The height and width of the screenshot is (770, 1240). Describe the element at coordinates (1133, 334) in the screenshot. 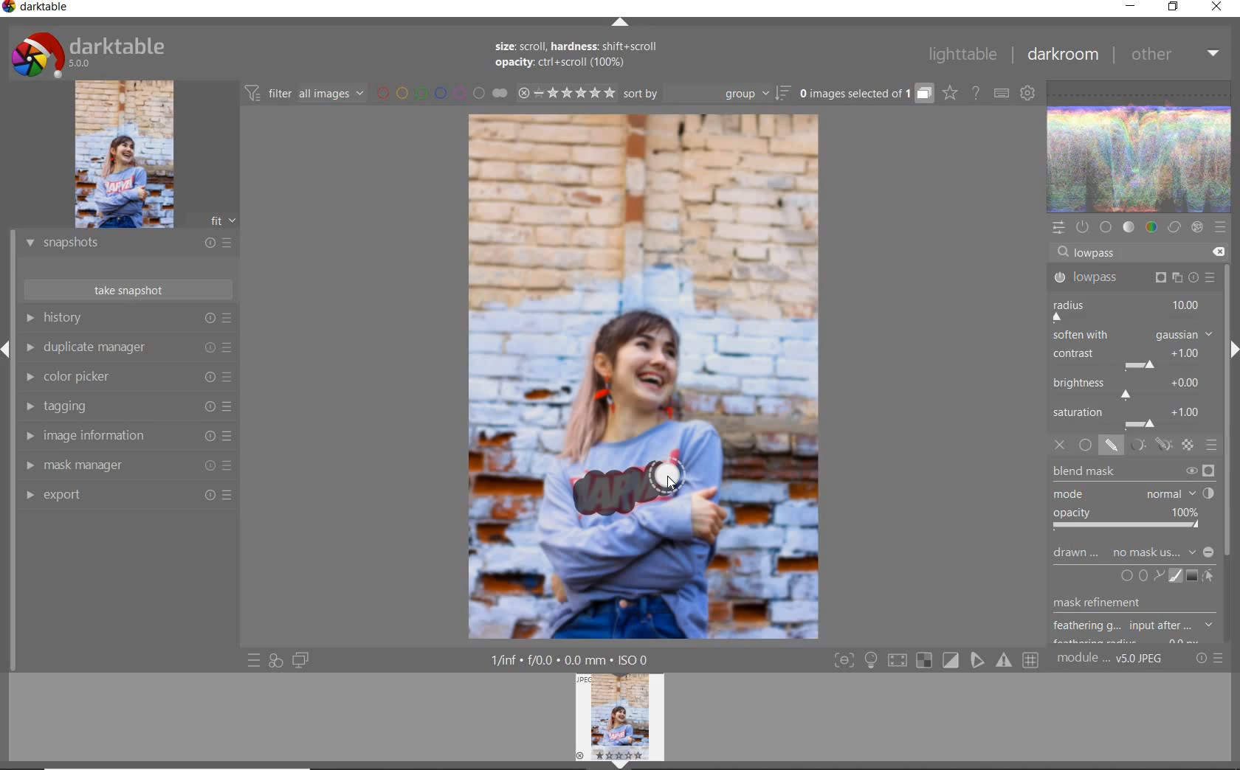

I see `soften with` at that location.